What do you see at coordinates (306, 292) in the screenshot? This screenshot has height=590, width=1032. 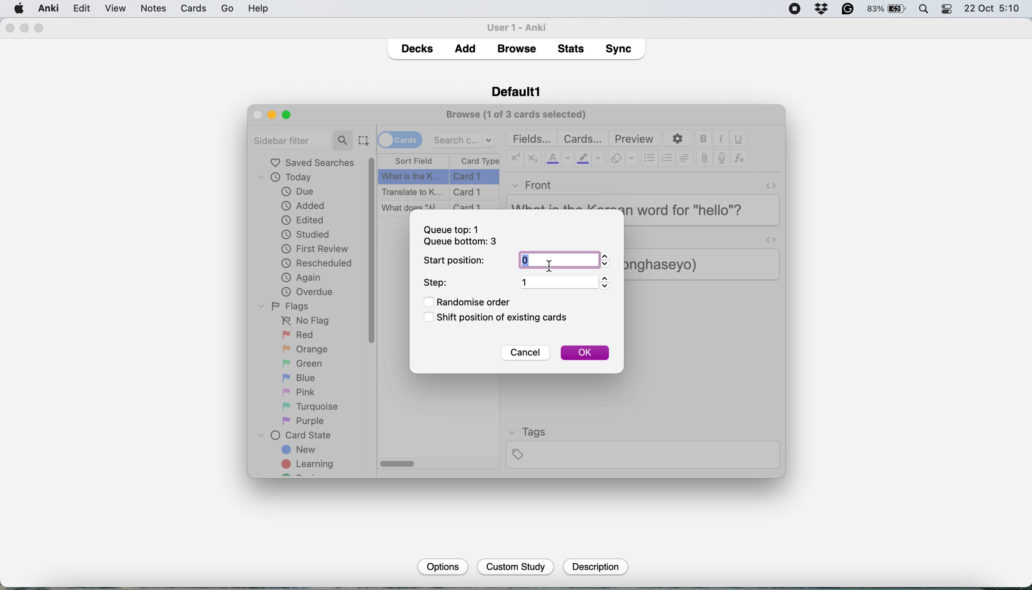 I see `overdue` at bounding box center [306, 292].